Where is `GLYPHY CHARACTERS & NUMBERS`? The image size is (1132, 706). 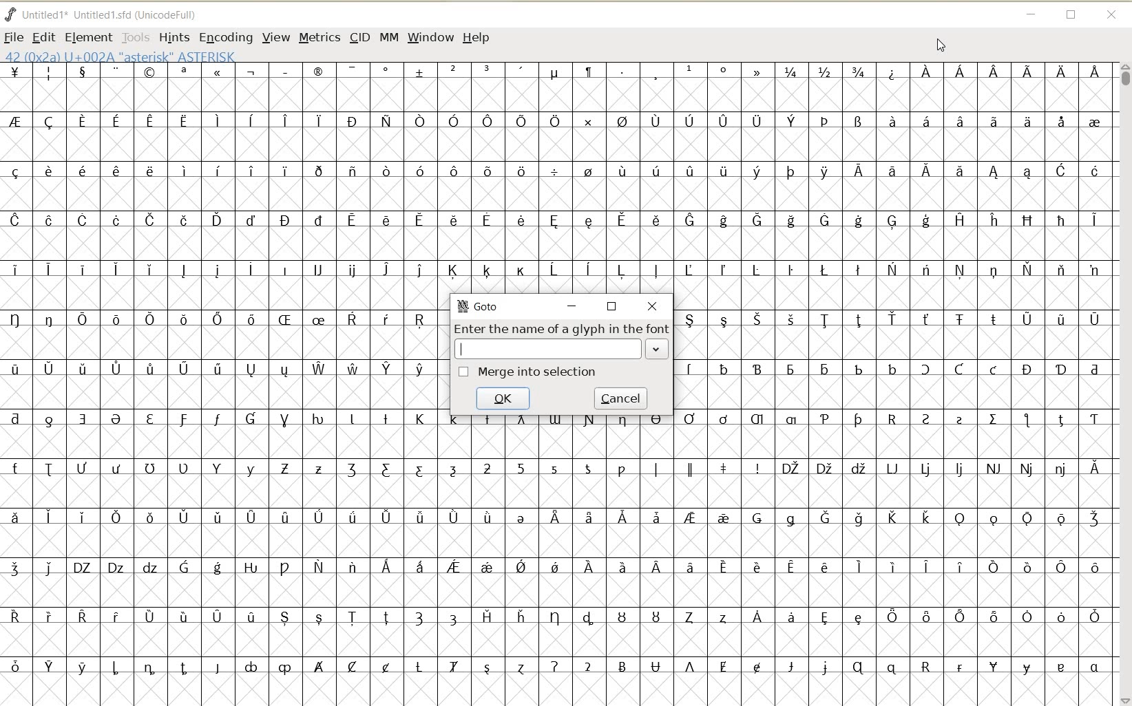
GLYPHY CHARACTERS & NUMBERS is located at coordinates (554, 176).